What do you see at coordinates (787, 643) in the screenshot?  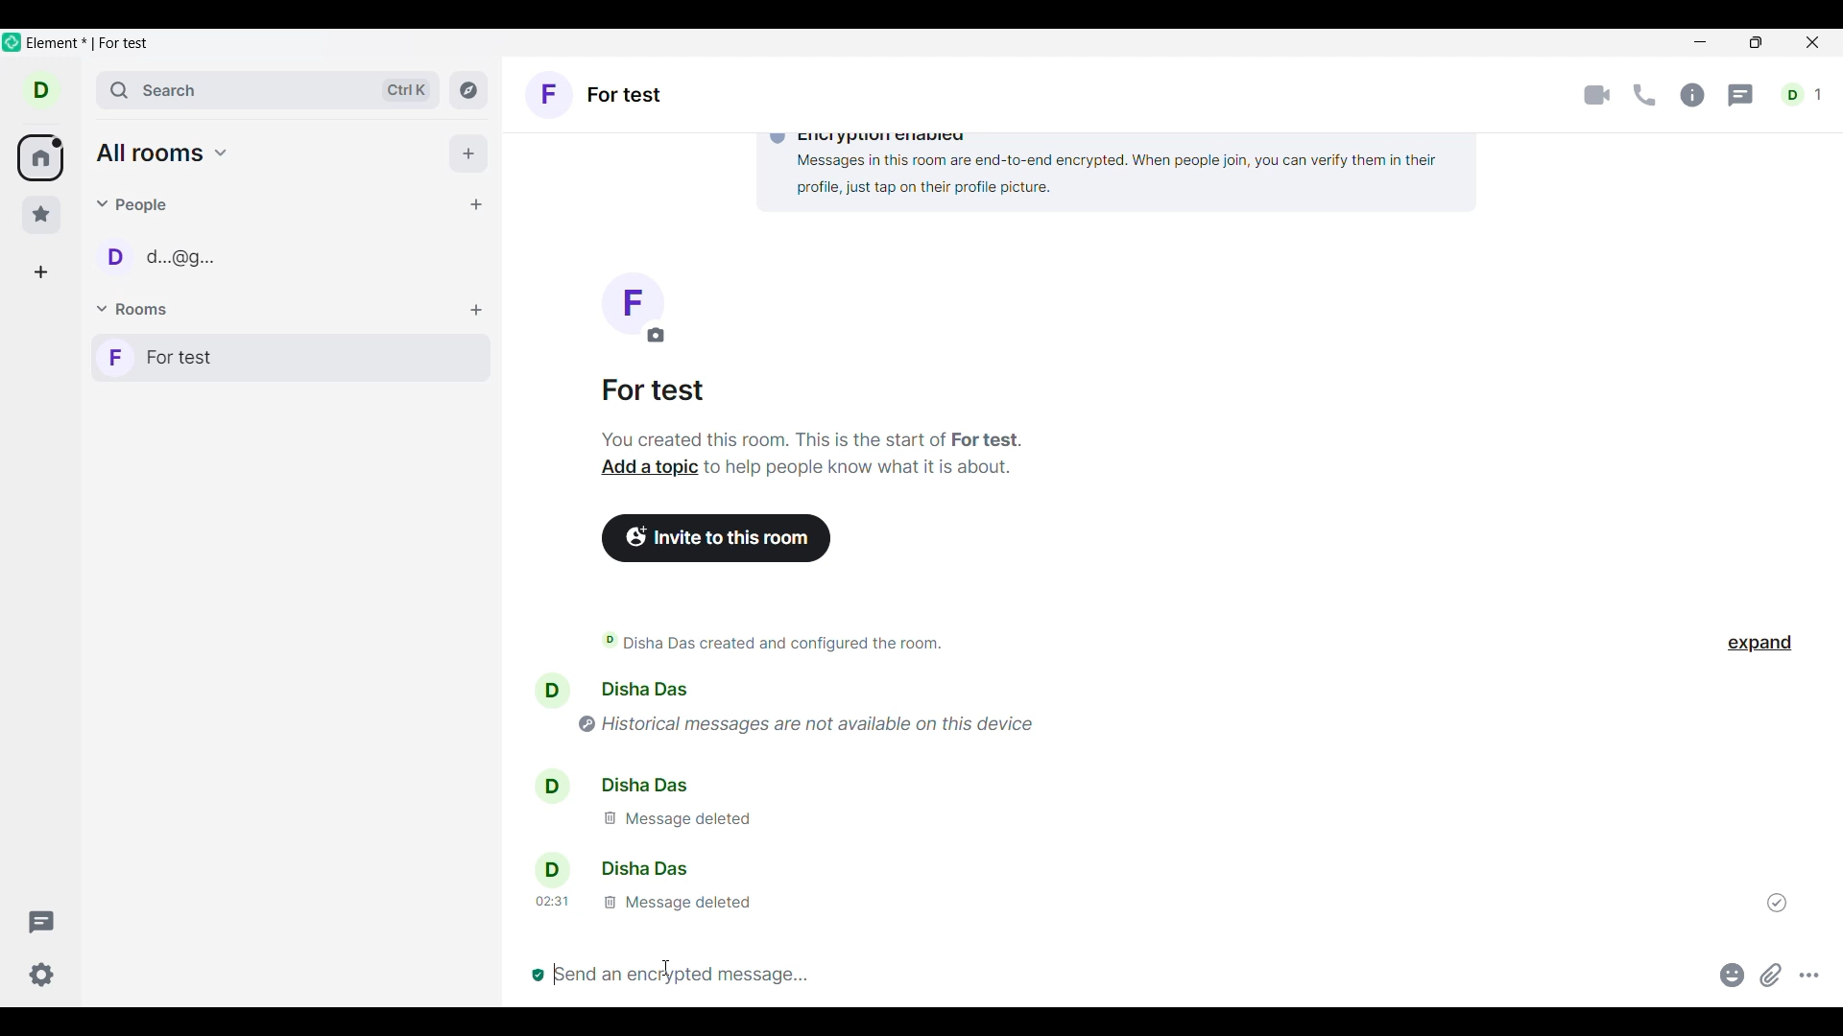 I see `Disha Das created and configured the room.` at bounding box center [787, 643].